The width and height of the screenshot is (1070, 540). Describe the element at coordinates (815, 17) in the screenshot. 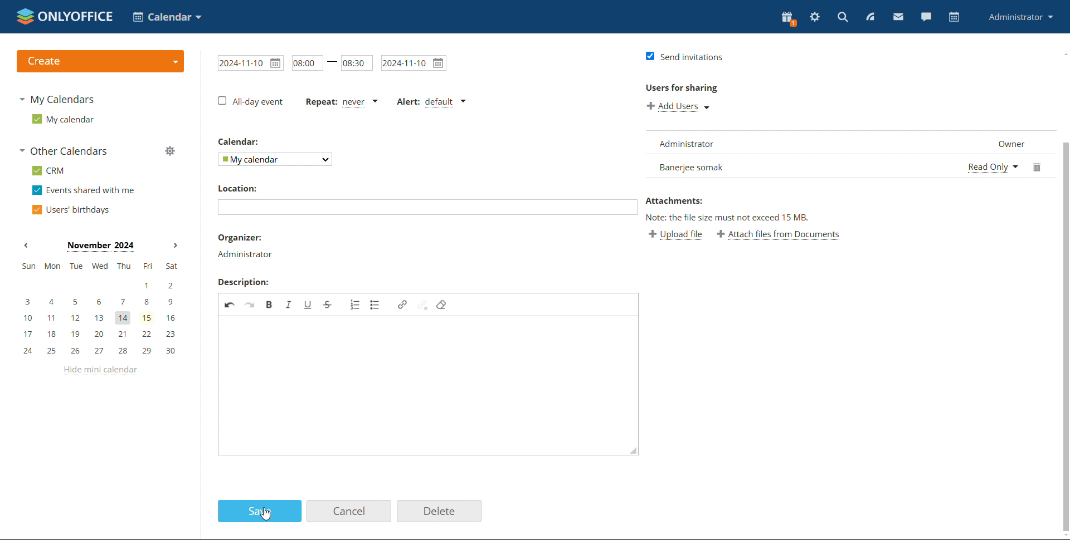

I see `settings` at that location.